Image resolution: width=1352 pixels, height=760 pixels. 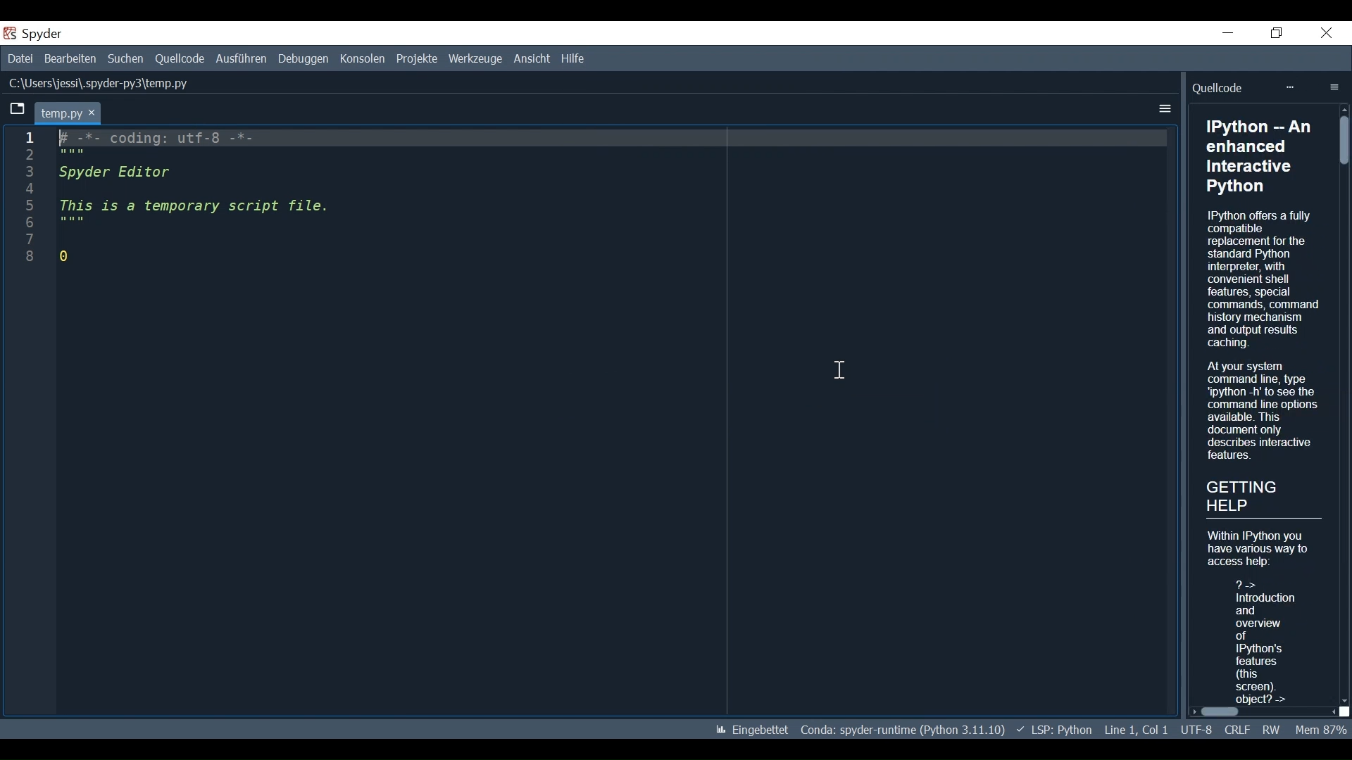 What do you see at coordinates (1260, 639) in the screenshot?
I see `2
Introduction
and
overview
of
IPython's
features
(this
screen)
obhiect? >` at bounding box center [1260, 639].